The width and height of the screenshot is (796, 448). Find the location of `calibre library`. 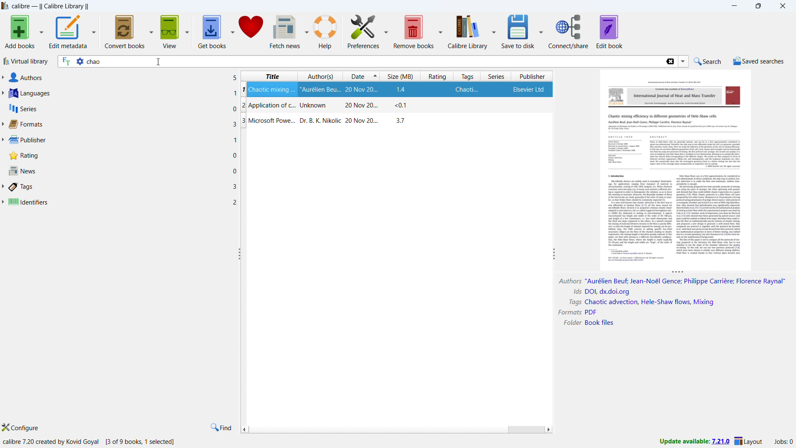

calibre library is located at coordinates (468, 31).